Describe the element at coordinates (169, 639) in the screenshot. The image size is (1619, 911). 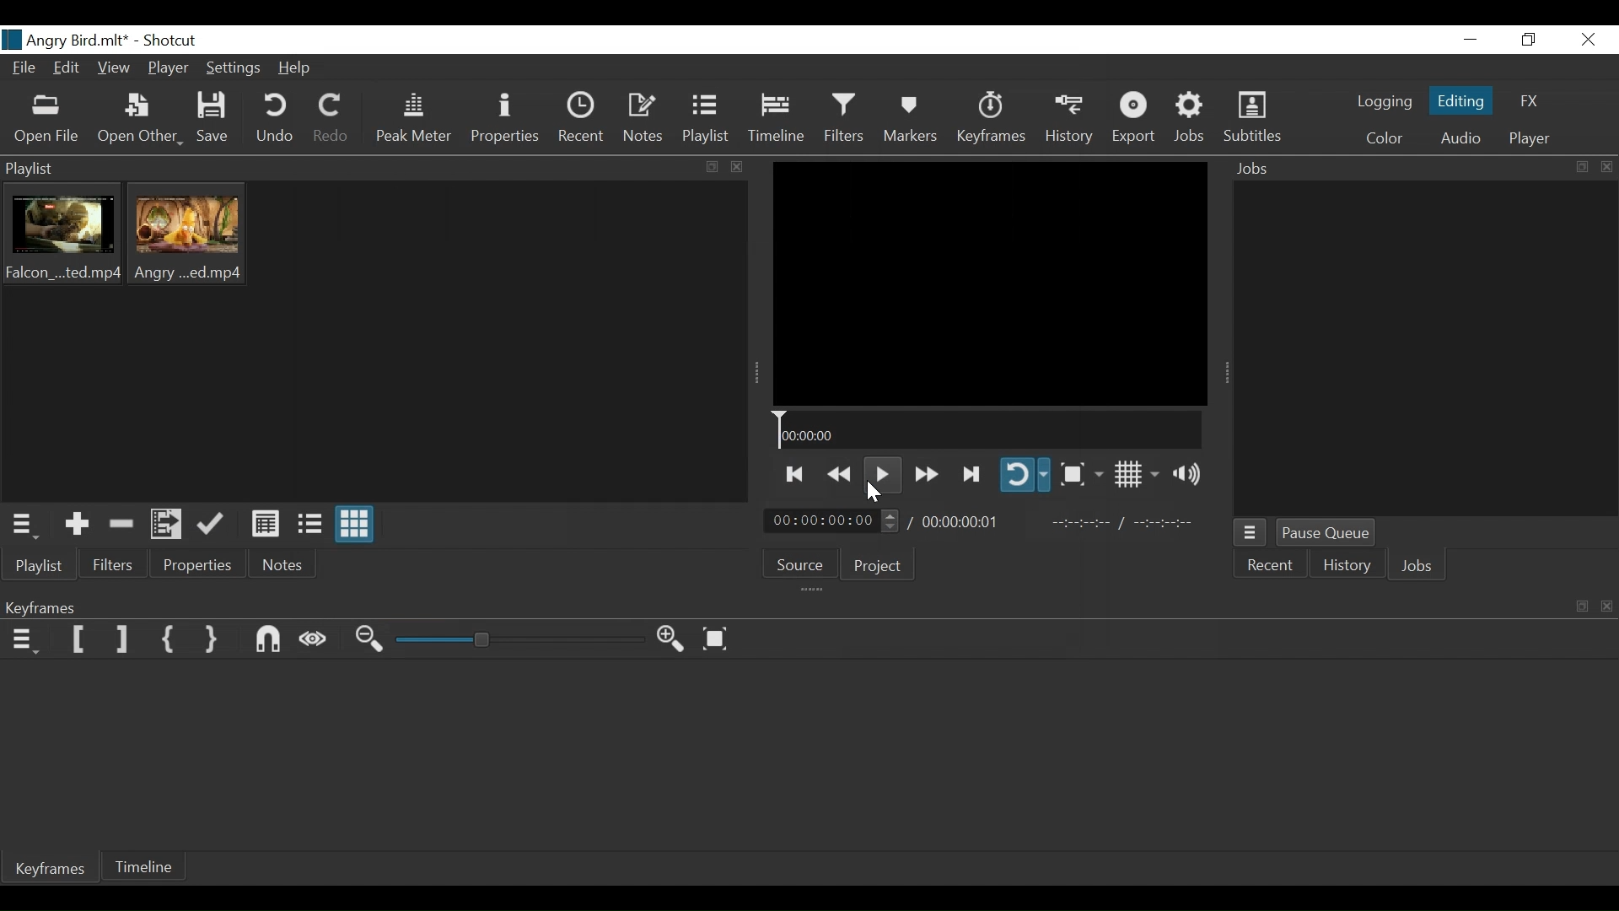
I see `Set First Simple keyframe` at that location.